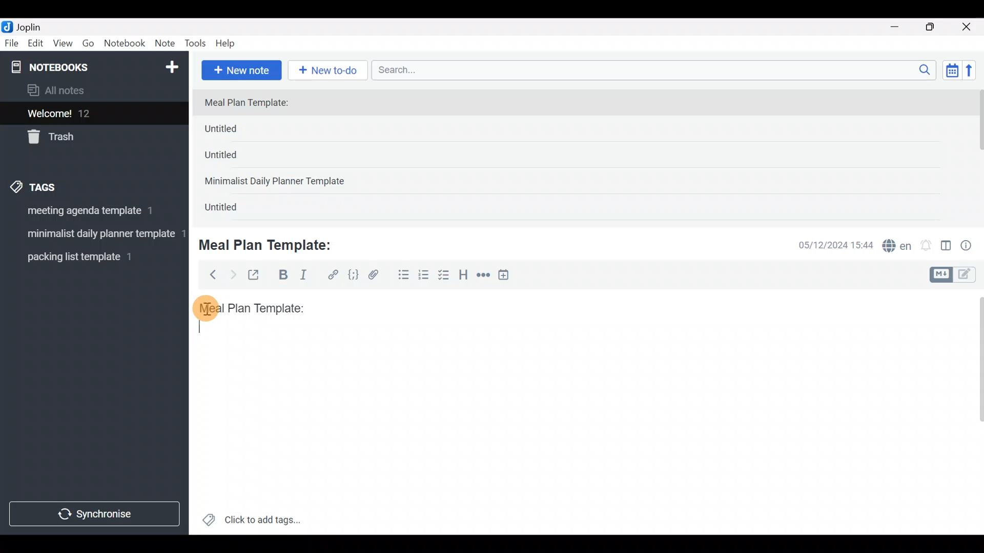  Describe the element at coordinates (483, 276) in the screenshot. I see `Horizontal rule` at that location.